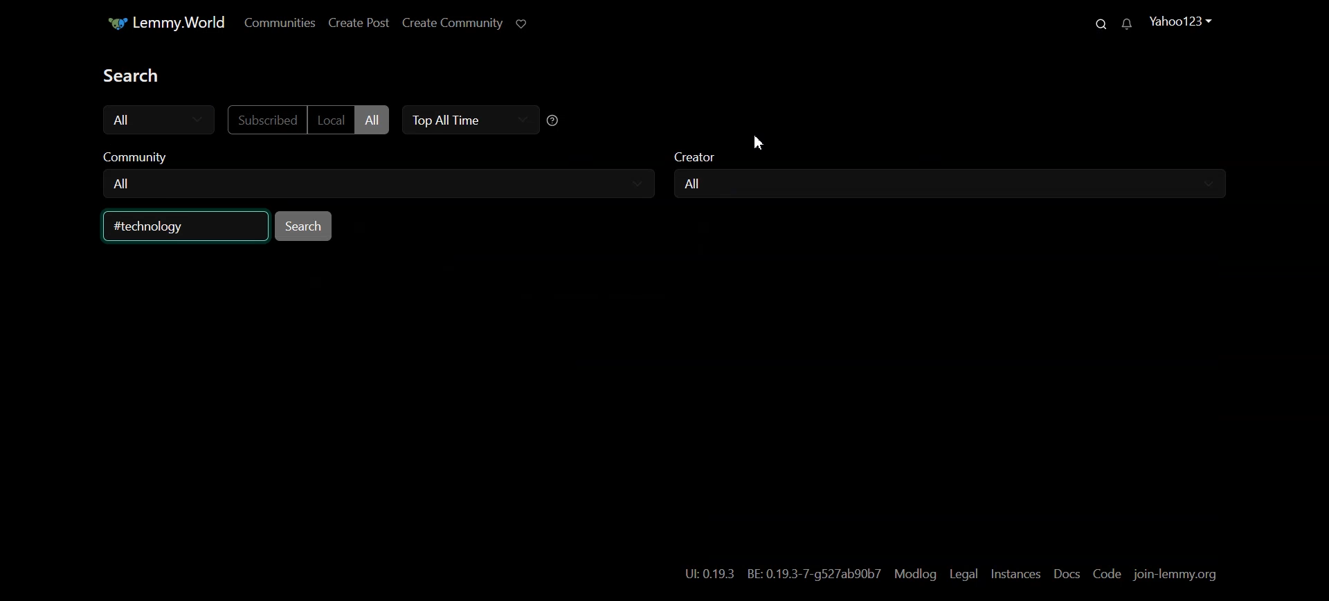 The width and height of the screenshot is (1329, 601). Describe the element at coordinates (372, 120) in the screenshot. I see `All` at that location.